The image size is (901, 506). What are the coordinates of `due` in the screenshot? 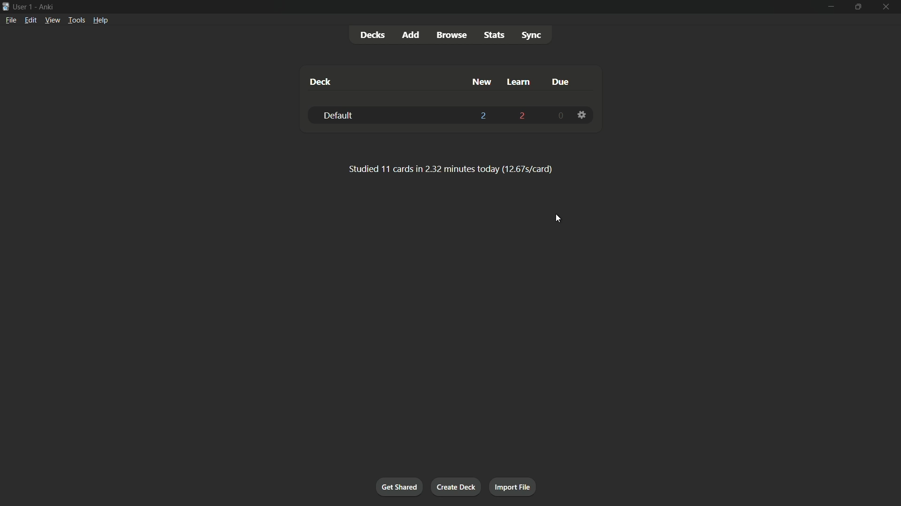 It's located at (562, 81).